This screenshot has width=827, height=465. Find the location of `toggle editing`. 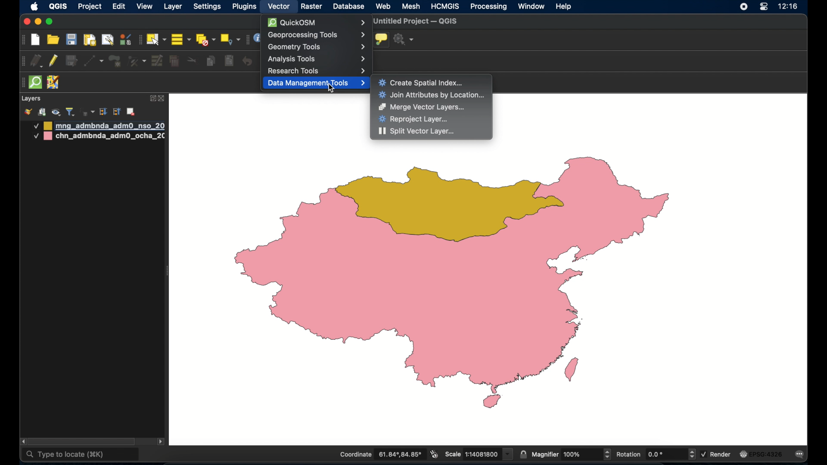

toggle editing is located at coordinates (54, 61).